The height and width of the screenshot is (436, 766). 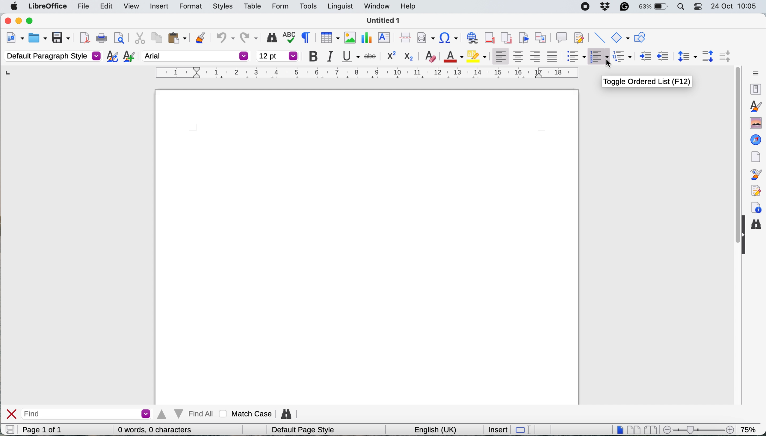 What do you see at coordinates (278, 56) in the screenshot?
I see `font size` at bounding box center [278, 56].